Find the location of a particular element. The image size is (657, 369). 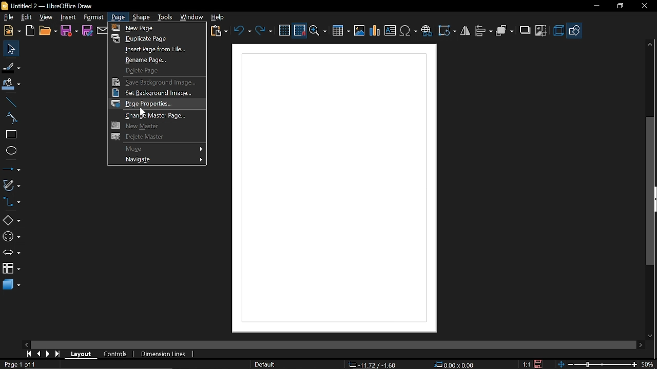

Shape is located at coordinates (141, 17).